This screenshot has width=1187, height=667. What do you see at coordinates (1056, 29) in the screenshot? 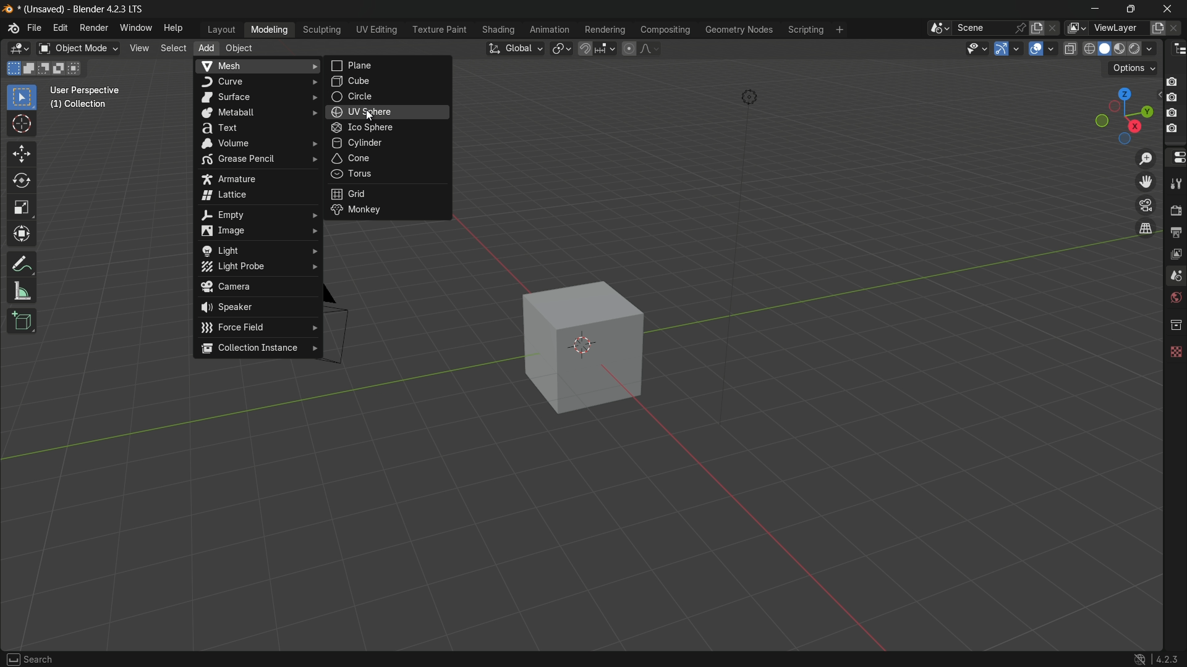
I see `delete scenes` at bounding box center [1056, 29].